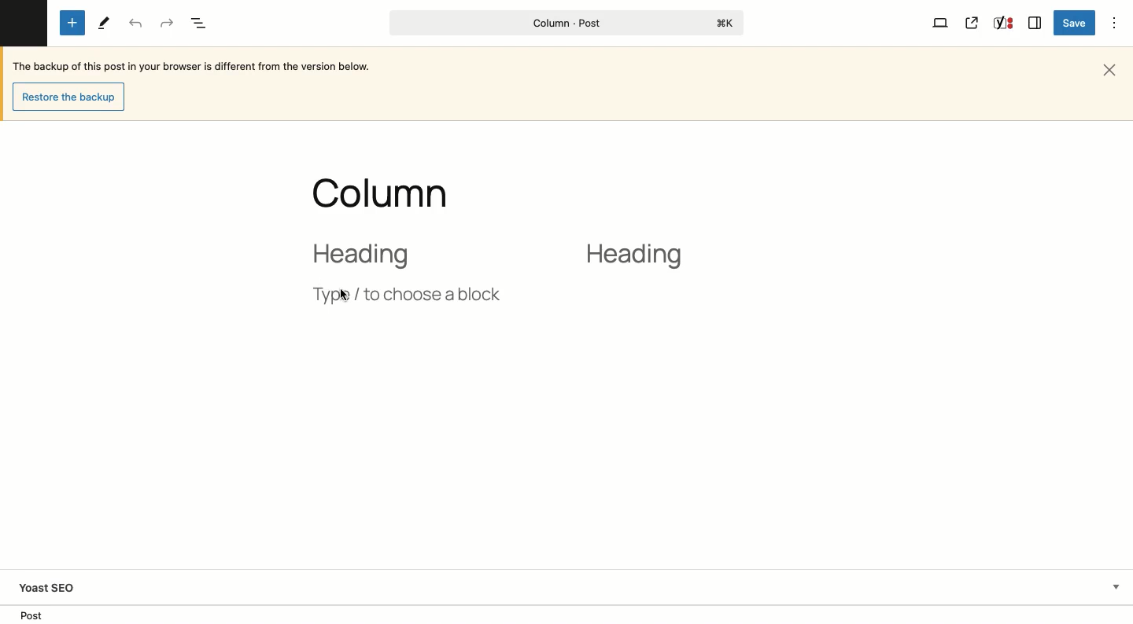 The image size is (1133, 624). Describe the element at coordinates (1076, 24) in the screenshot. I see `Save` at that location.